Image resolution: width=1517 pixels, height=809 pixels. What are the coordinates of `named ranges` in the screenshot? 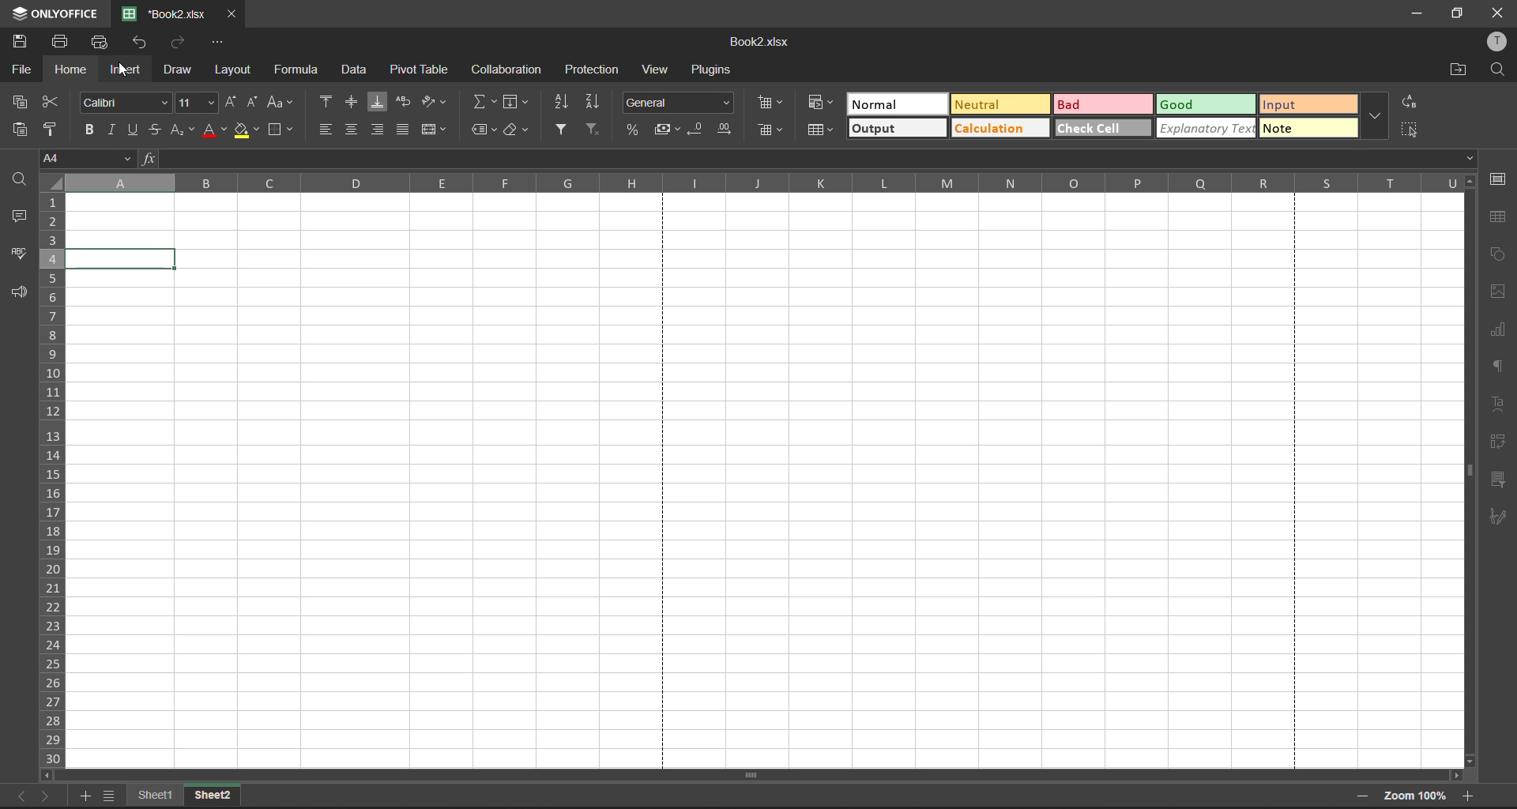 It's located at (484, 130).